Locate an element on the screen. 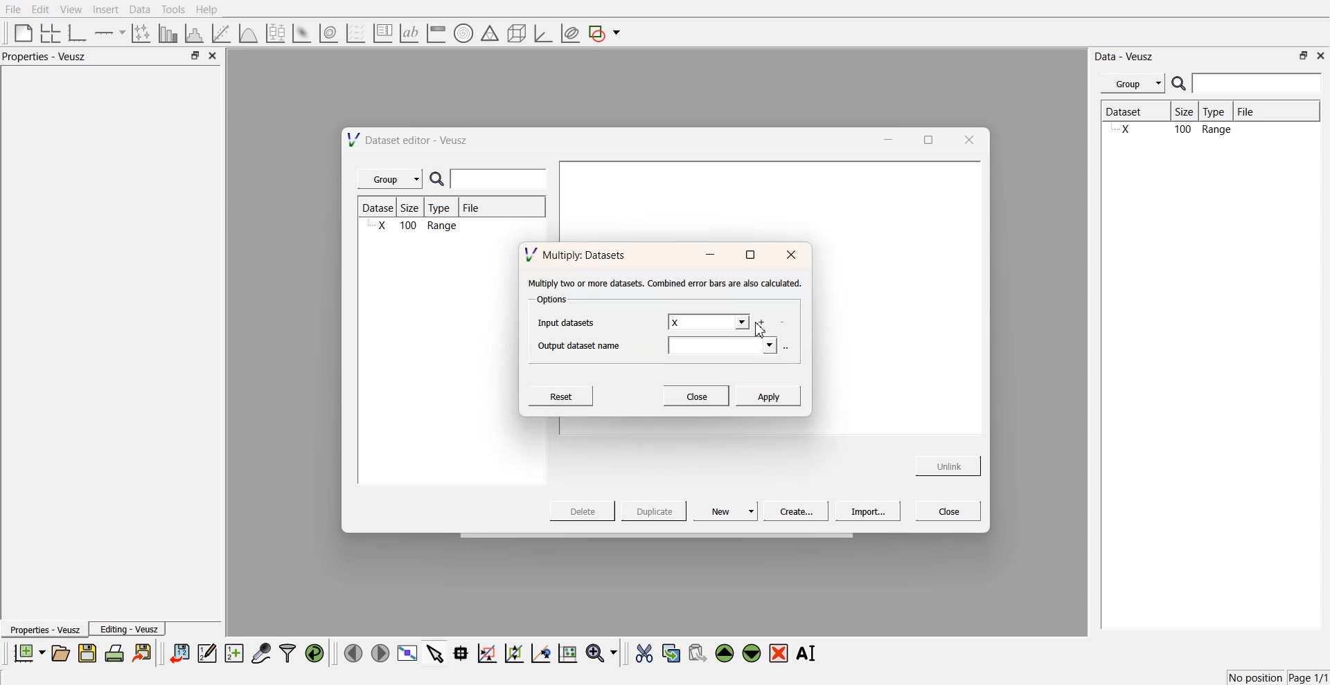 The width and height of the screenshot is (1330, 685). search icon is located at coordinates (440, 180).